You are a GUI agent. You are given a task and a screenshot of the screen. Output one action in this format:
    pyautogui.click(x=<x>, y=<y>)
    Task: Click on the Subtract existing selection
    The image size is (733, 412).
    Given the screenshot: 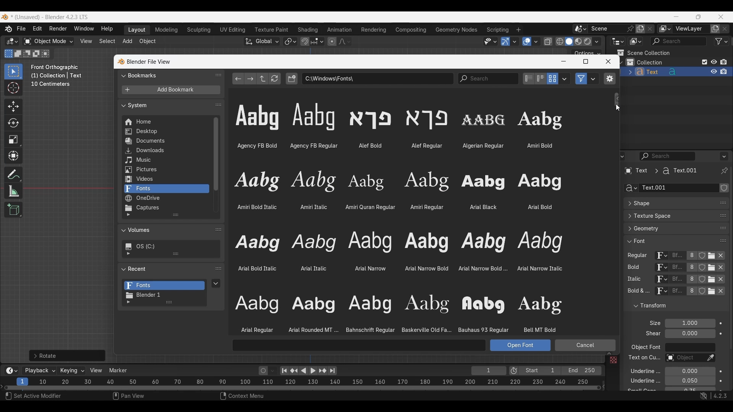 What is the action you would take?
    pyautogui.click(x=27, y=54)
    